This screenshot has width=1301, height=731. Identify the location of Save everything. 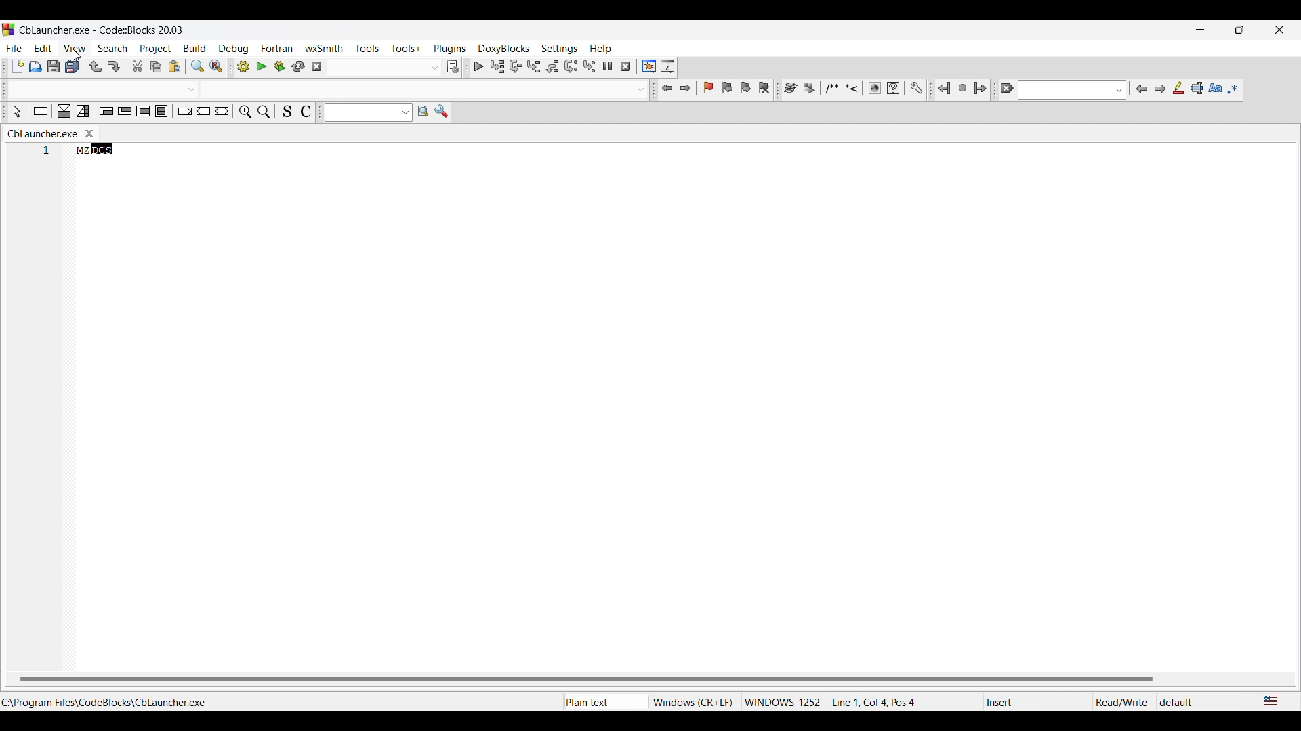
(73, 66).